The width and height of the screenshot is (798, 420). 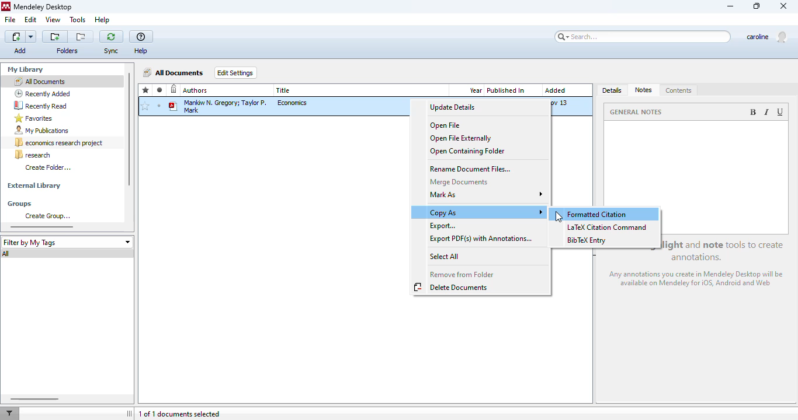 What do you see at coordinates (471, 169) in the screenshot?
I see `rename document files` at bounding box center [471, 169].